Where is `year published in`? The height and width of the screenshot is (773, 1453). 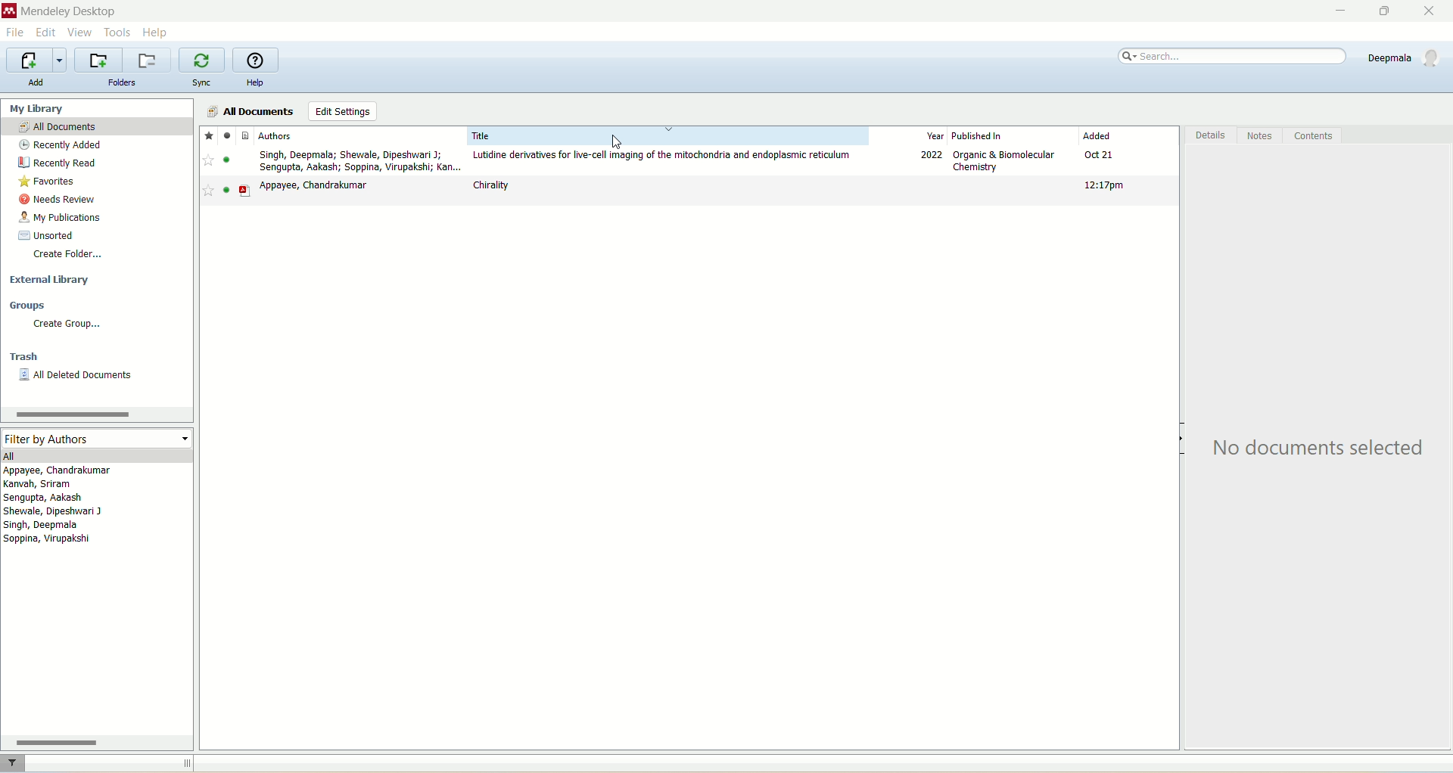 year published in is located at coordinates (974, 136).